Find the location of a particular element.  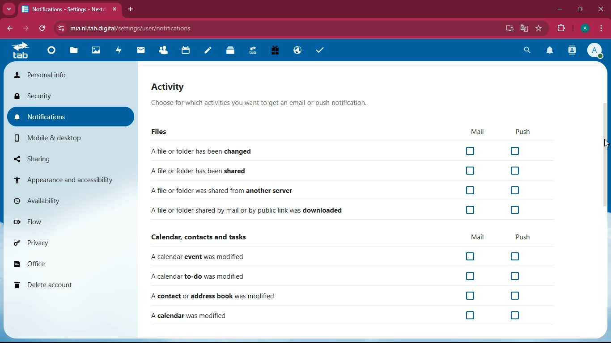

Choose for which activities you want to get an email or push notification. is located at coordinates (276, 103).